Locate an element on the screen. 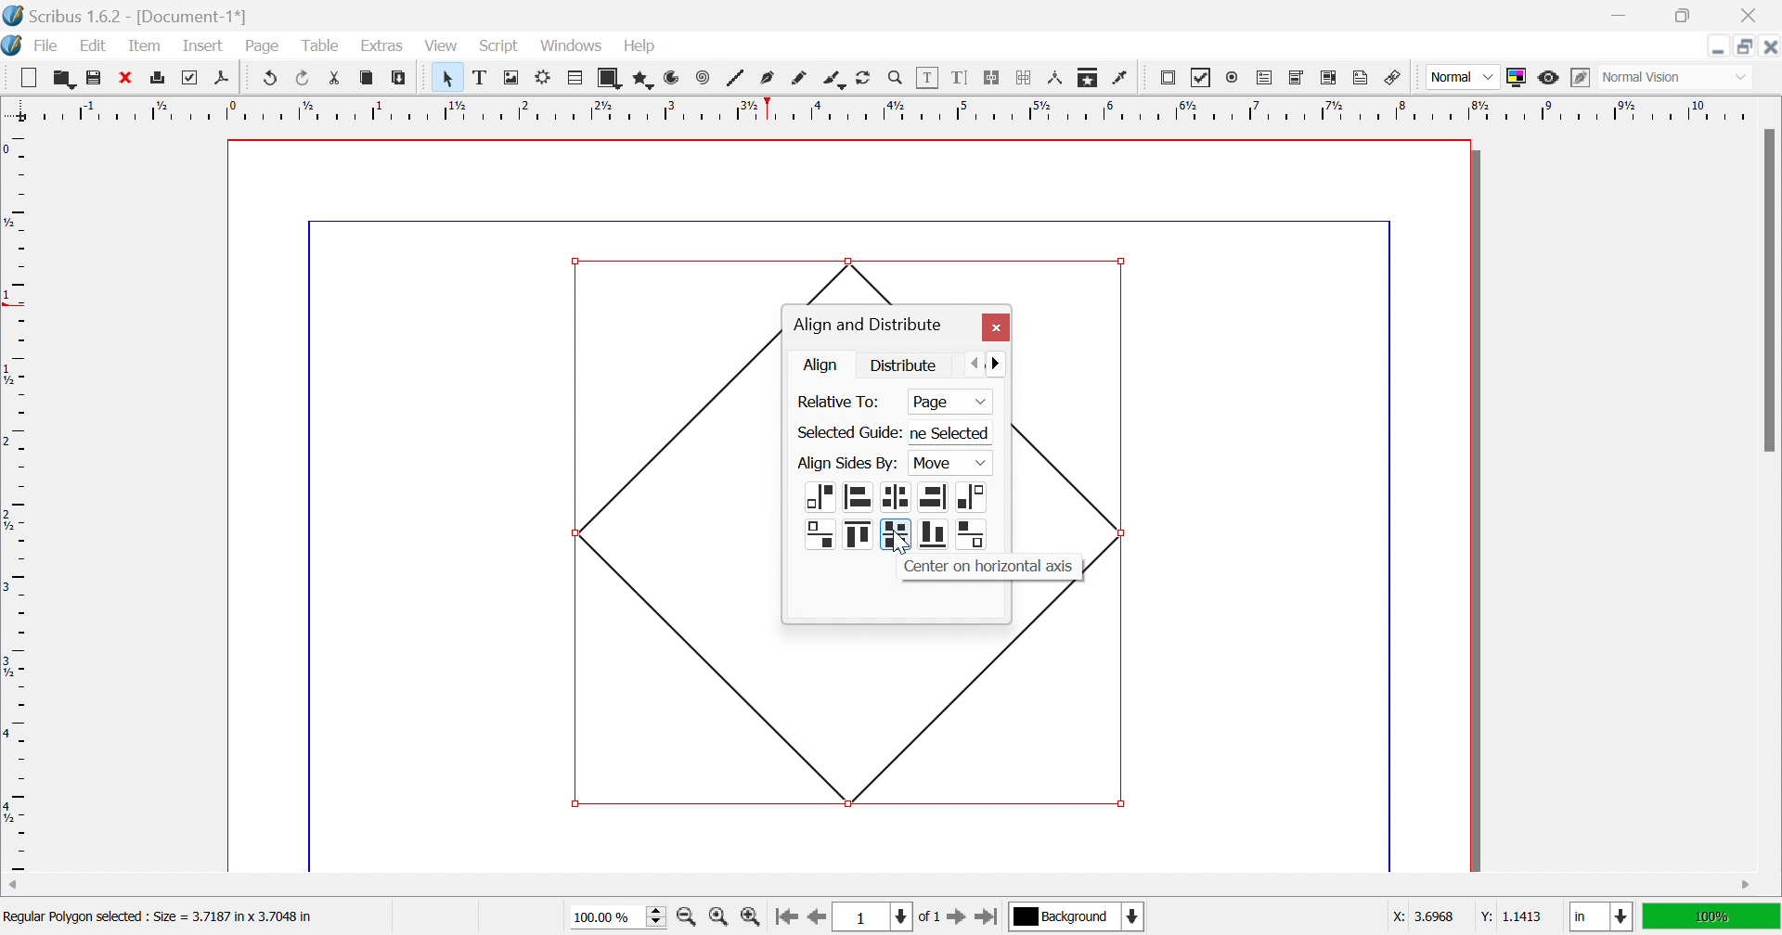 This screenshot has height=935, width=1782. Print is located at coordinates (187, 78).